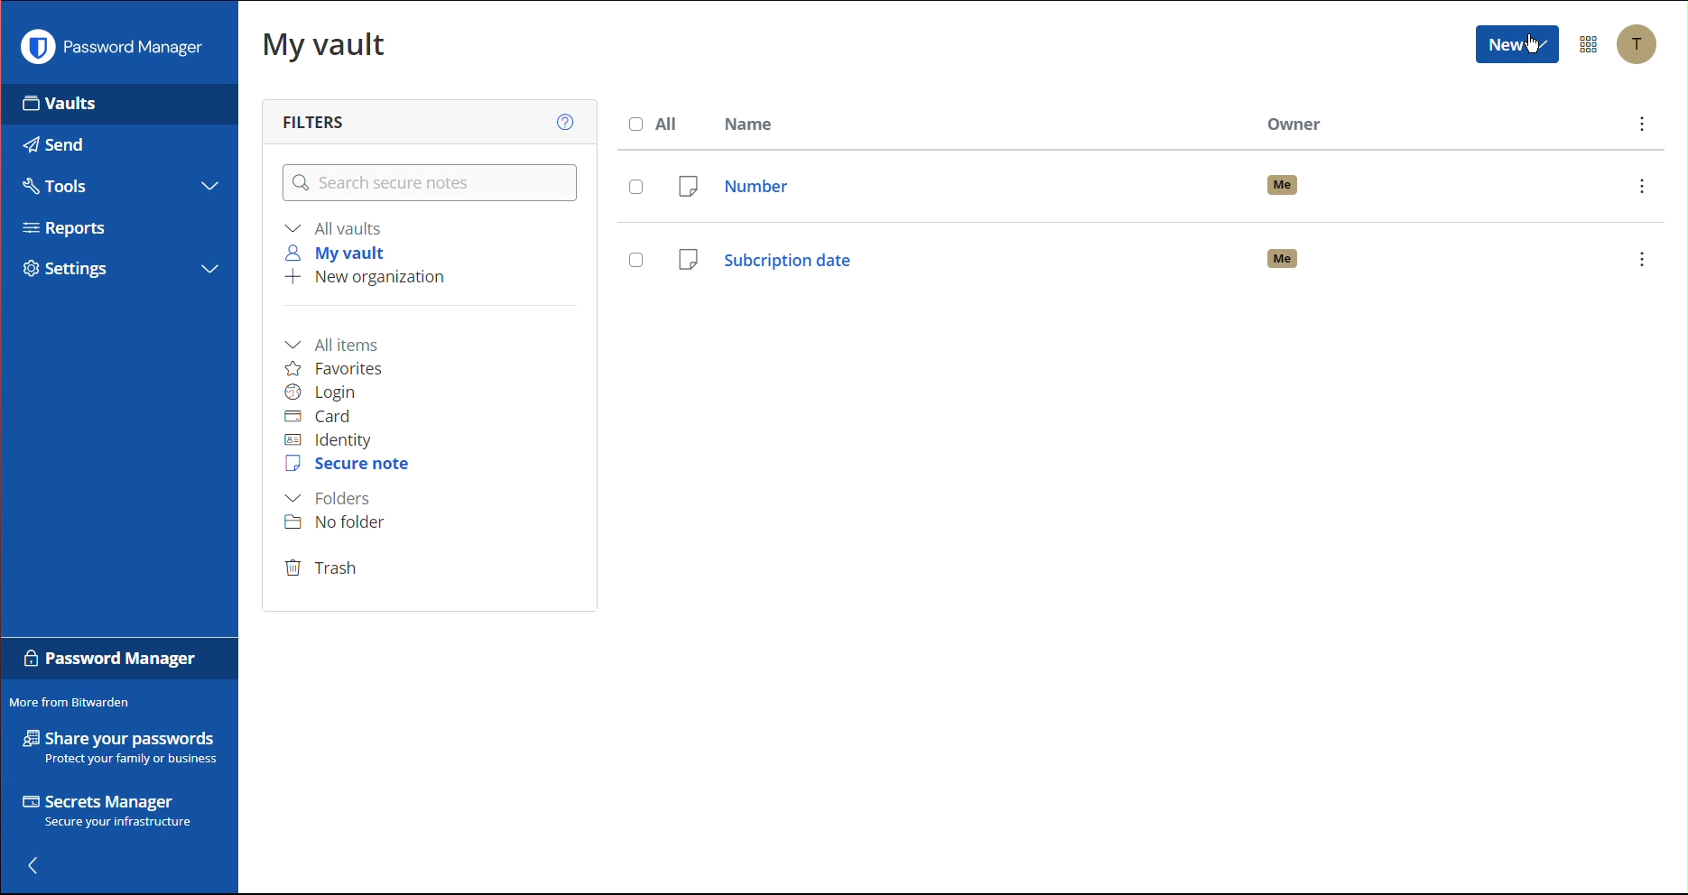  I want to click on Back, so click(43, 865).